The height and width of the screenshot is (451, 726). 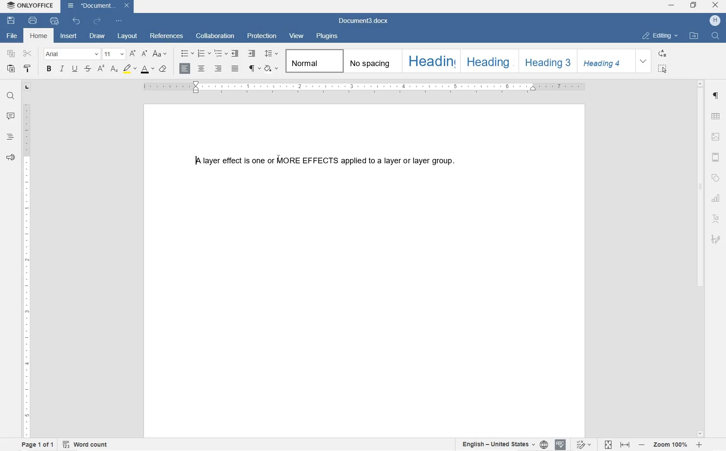 What do you see at coordinates (671, 446) in the screenshot?
I see `ZOOM IN OR OUT` at bounding box center [671, 446].